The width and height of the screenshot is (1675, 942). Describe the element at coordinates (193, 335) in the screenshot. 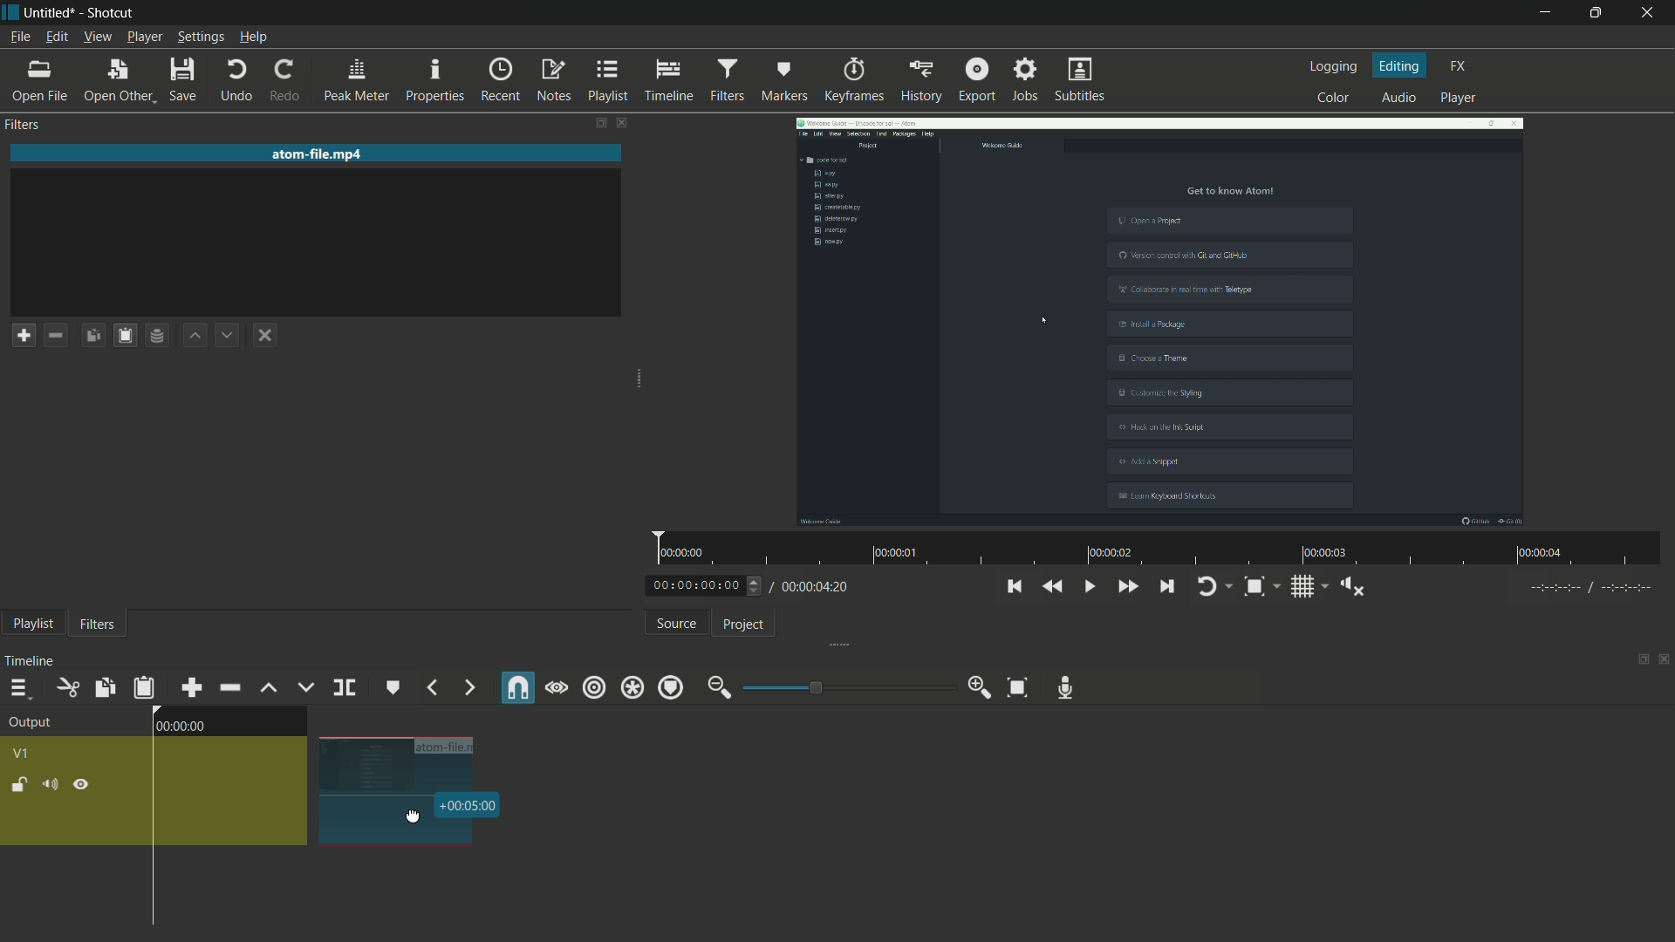

I see `move filter up` at that location.